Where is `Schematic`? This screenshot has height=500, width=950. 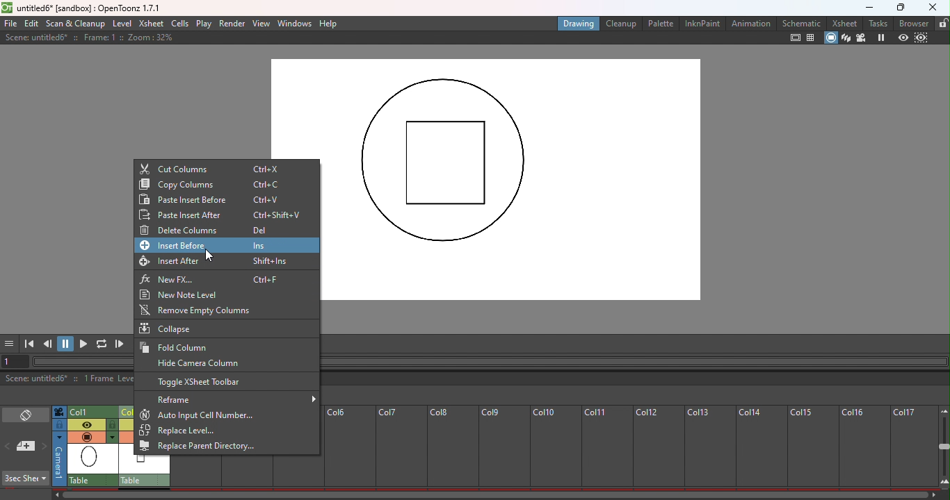 Schematic is located at coordinates (801, 22).